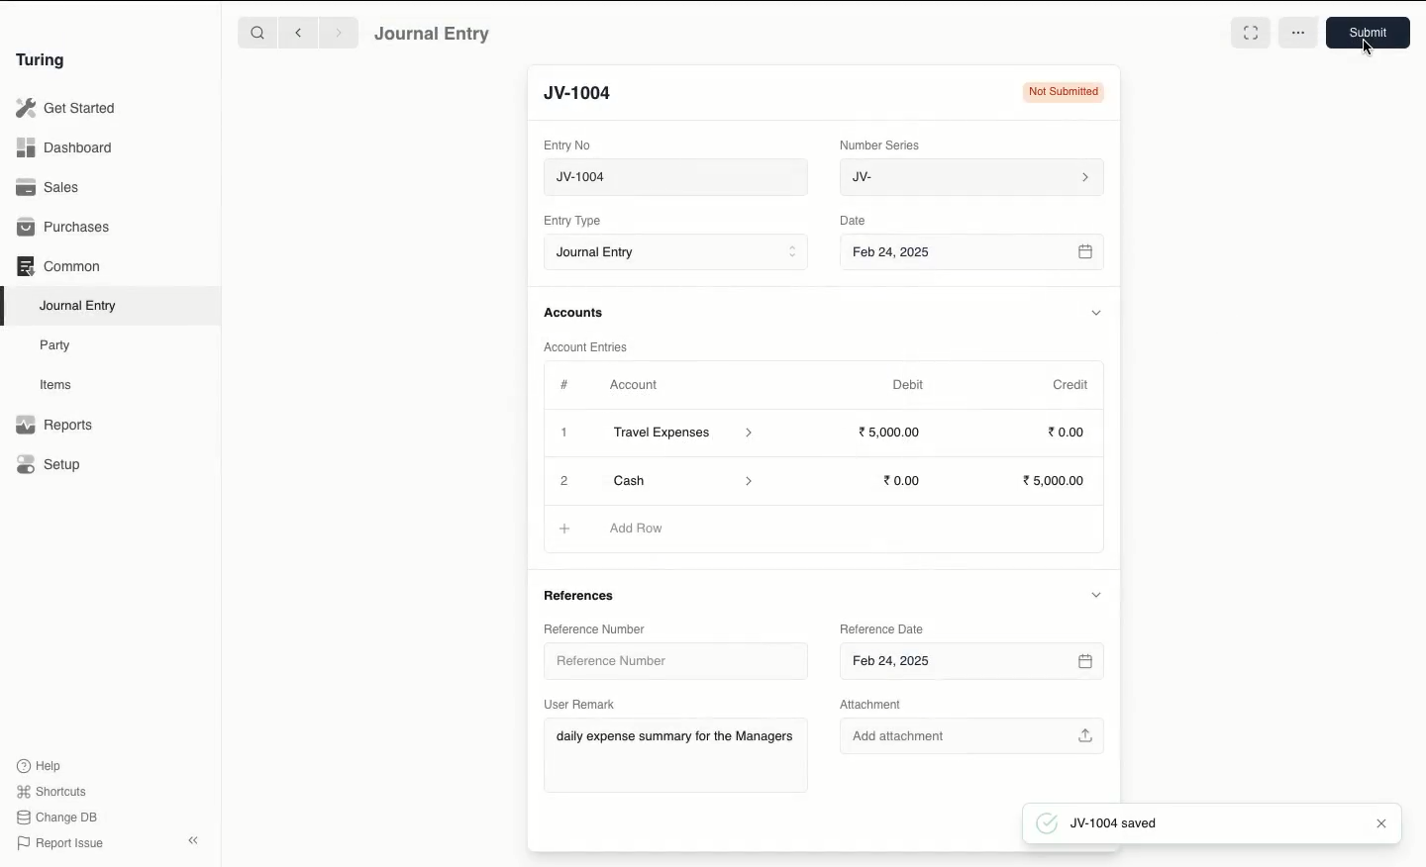 This screenshot has width=1426, height=867. I want to click on Shortcuts, so click(54, 792).